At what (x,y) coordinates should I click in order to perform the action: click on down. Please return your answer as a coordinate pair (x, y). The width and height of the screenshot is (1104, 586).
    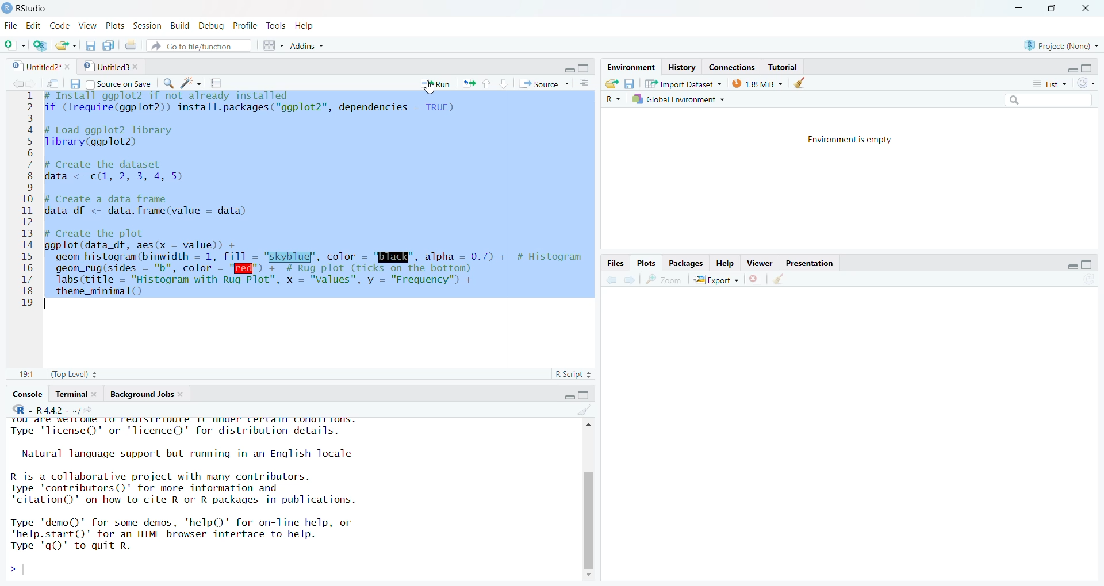
    Looking at the image, I should click on (506, 83).